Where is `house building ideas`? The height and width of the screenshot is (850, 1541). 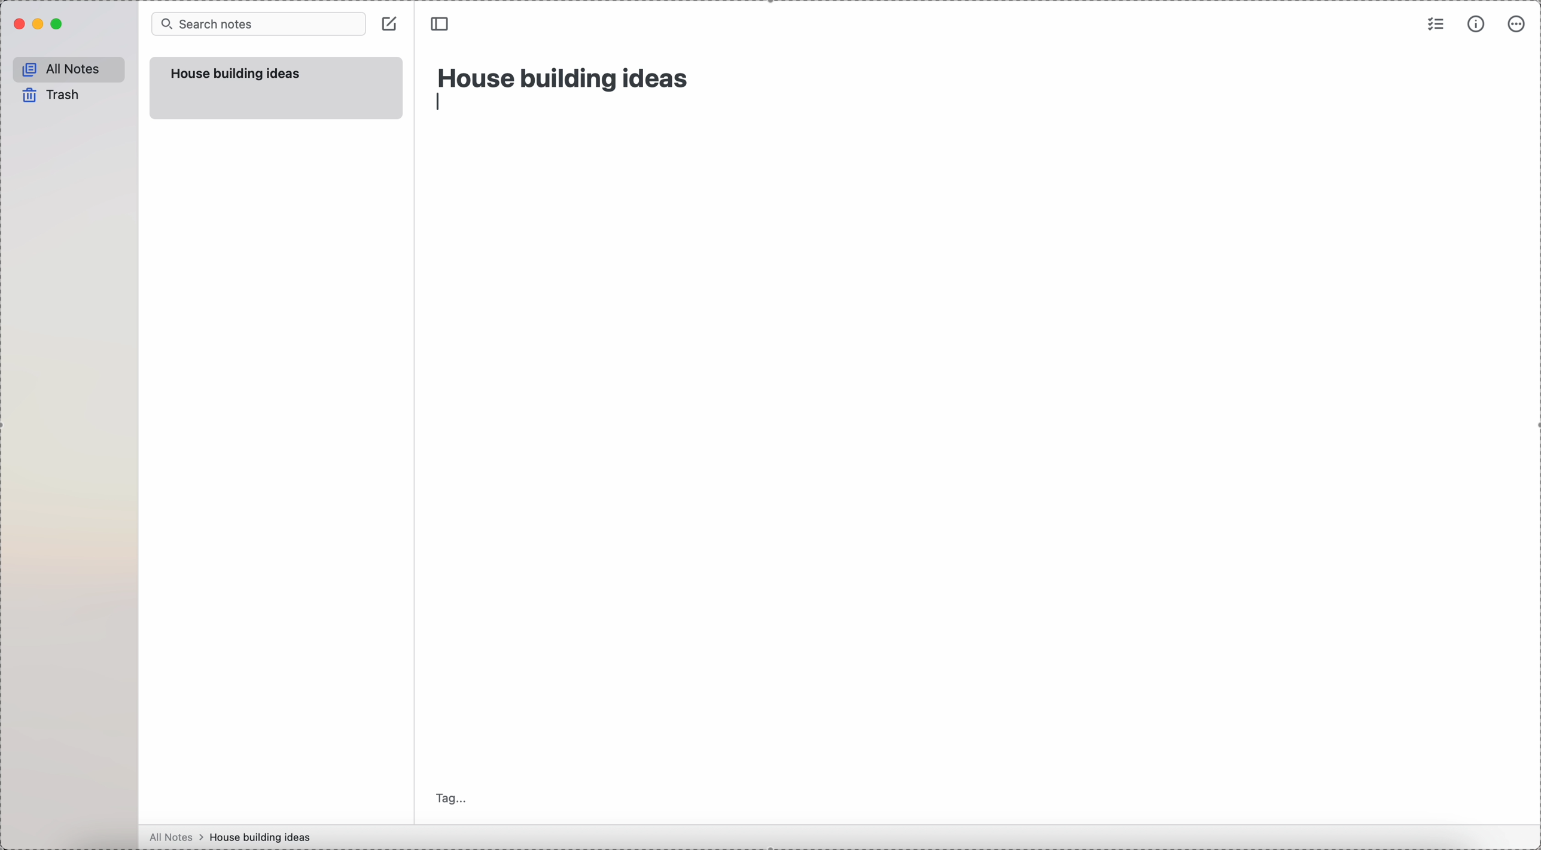
house building ideas is located at coordinates (565, 76).